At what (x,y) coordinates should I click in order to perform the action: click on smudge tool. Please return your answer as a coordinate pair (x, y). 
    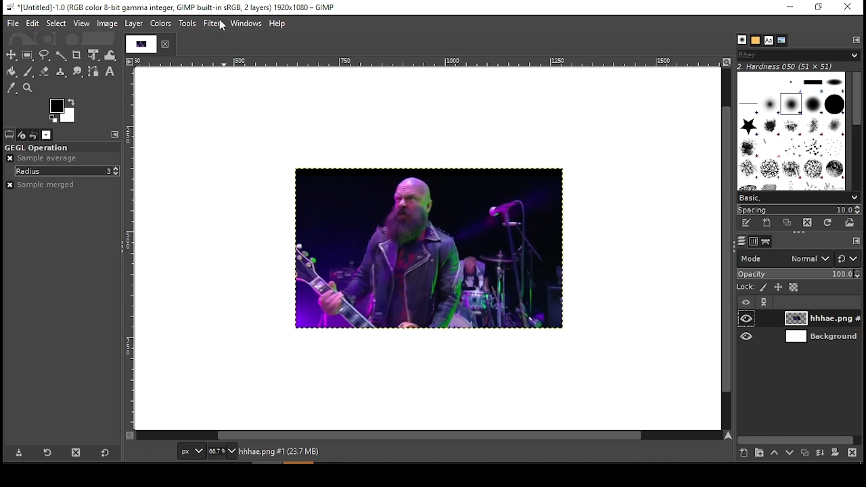
    Looking at the image, I should click on (77, 72).